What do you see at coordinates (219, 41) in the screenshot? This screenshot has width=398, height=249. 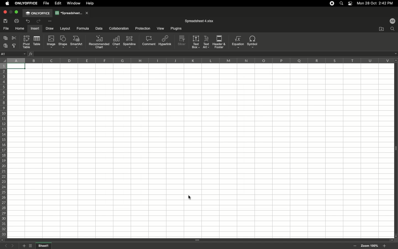 I see `Header&Footer` at bounding box center [219, 41].